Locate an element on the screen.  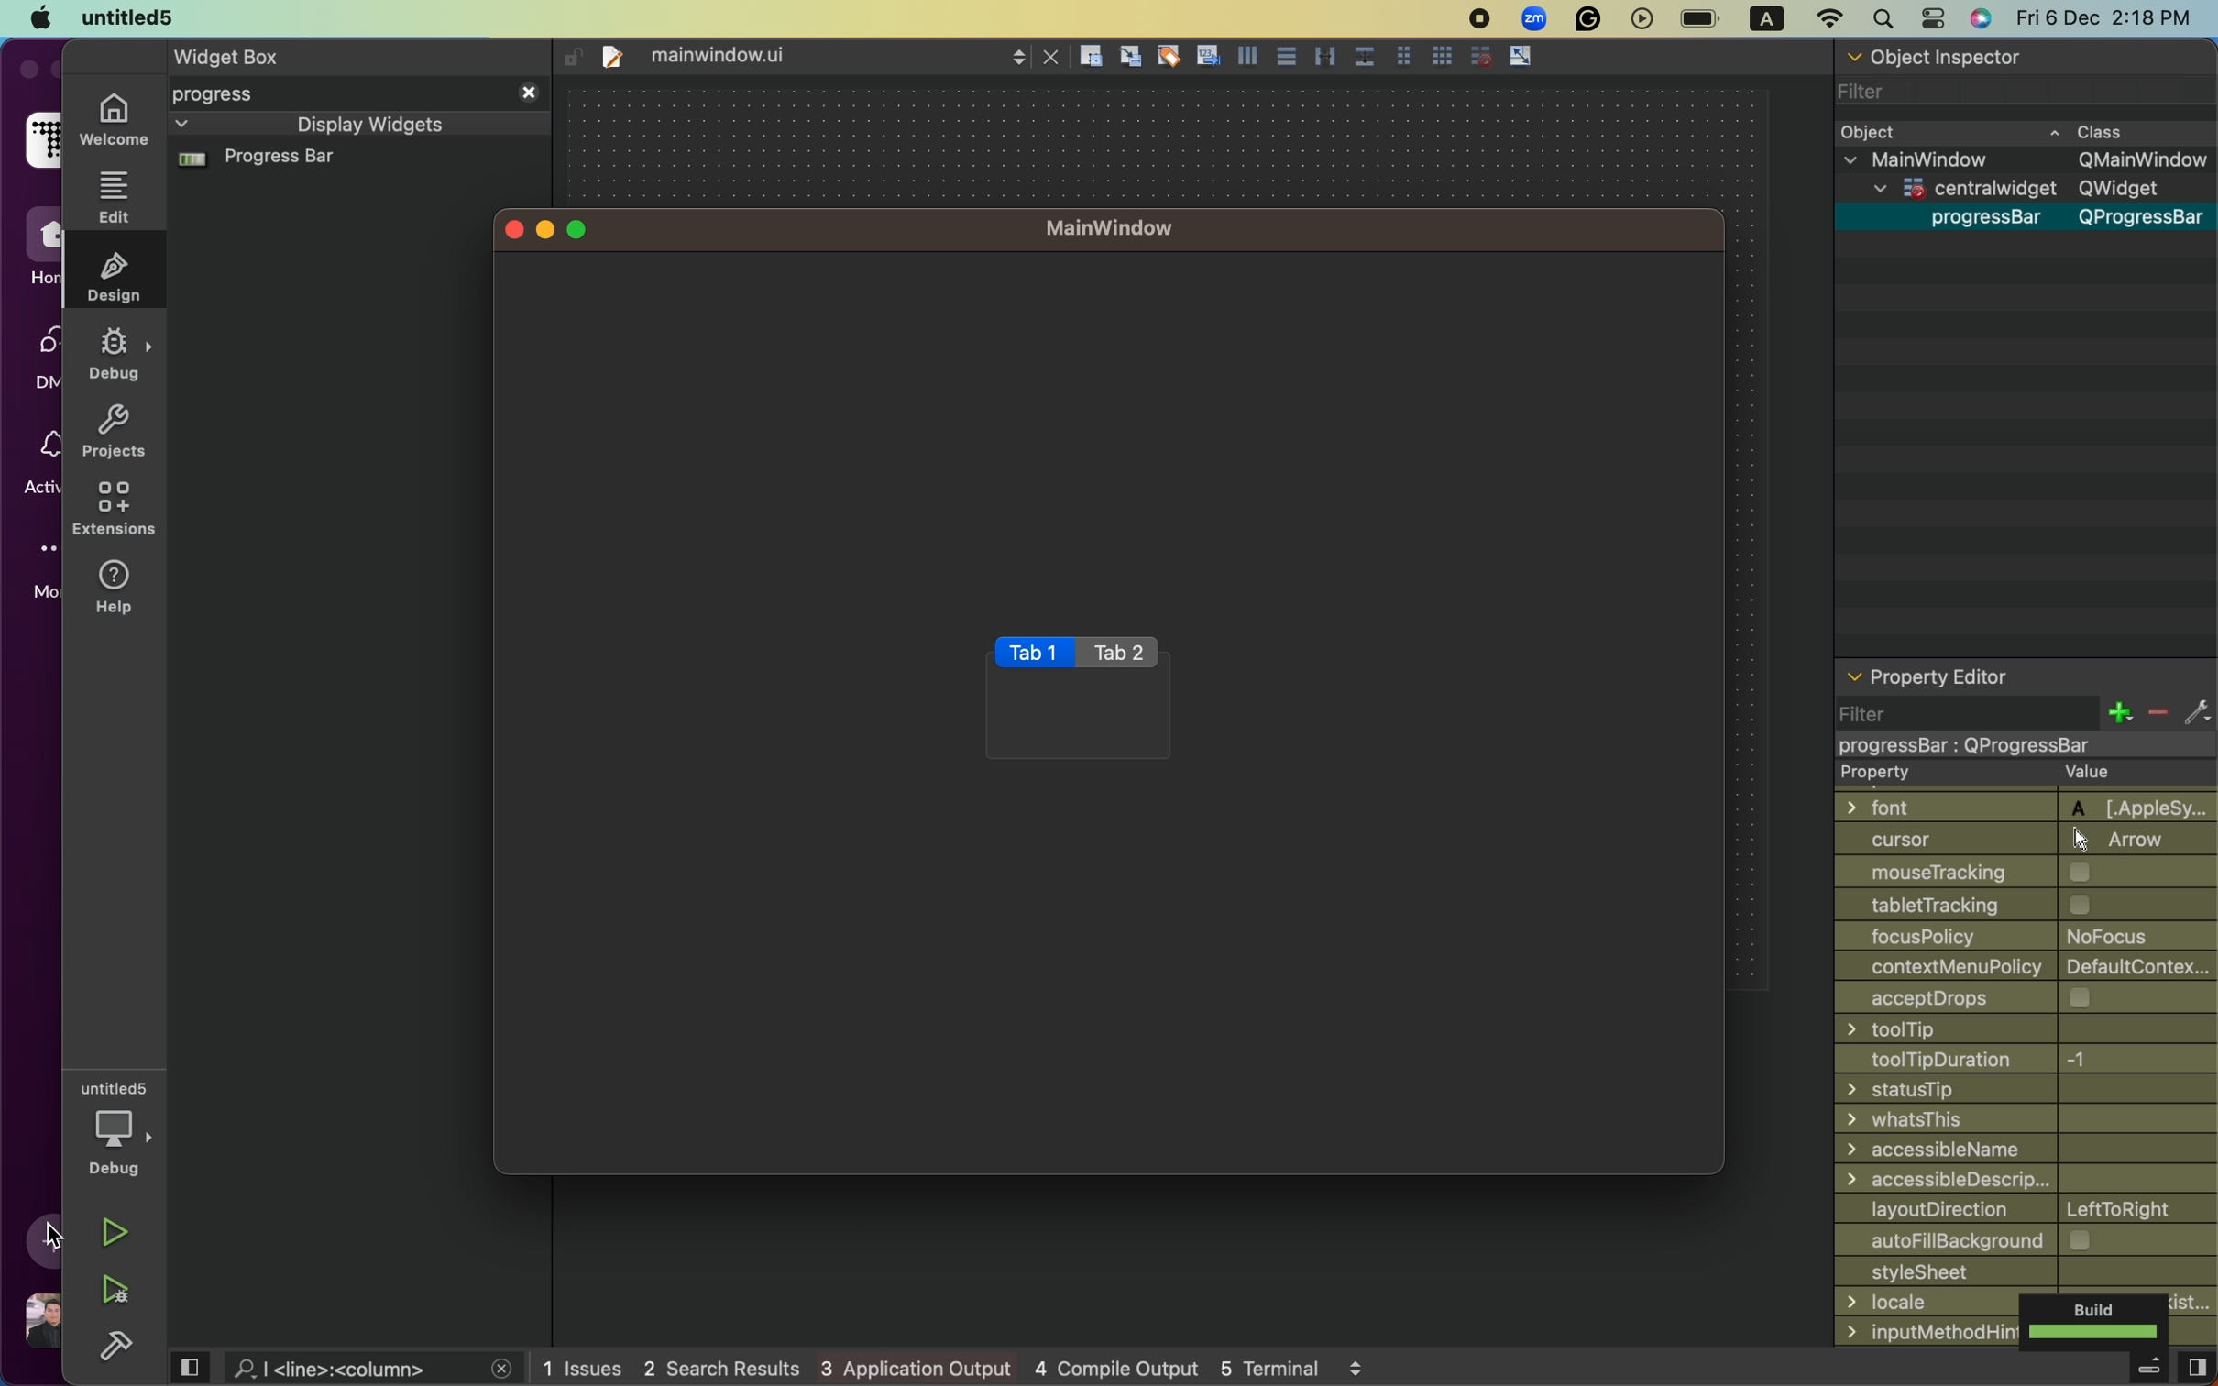
close is located at coordinates (500, 1369).